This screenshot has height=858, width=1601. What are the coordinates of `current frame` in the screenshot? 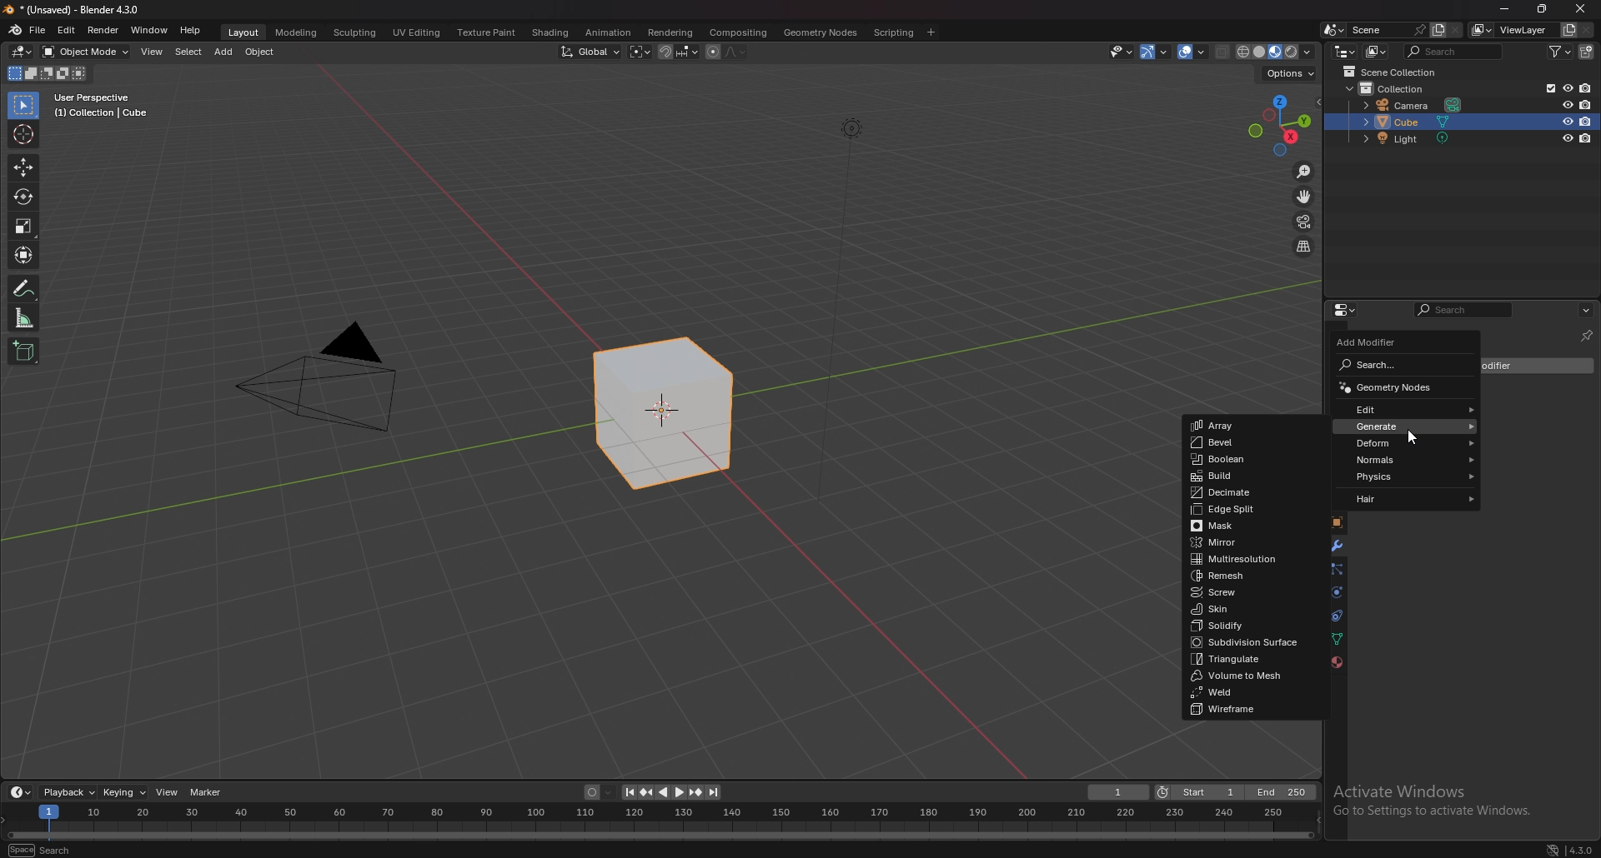 It's located at (1119, 792).